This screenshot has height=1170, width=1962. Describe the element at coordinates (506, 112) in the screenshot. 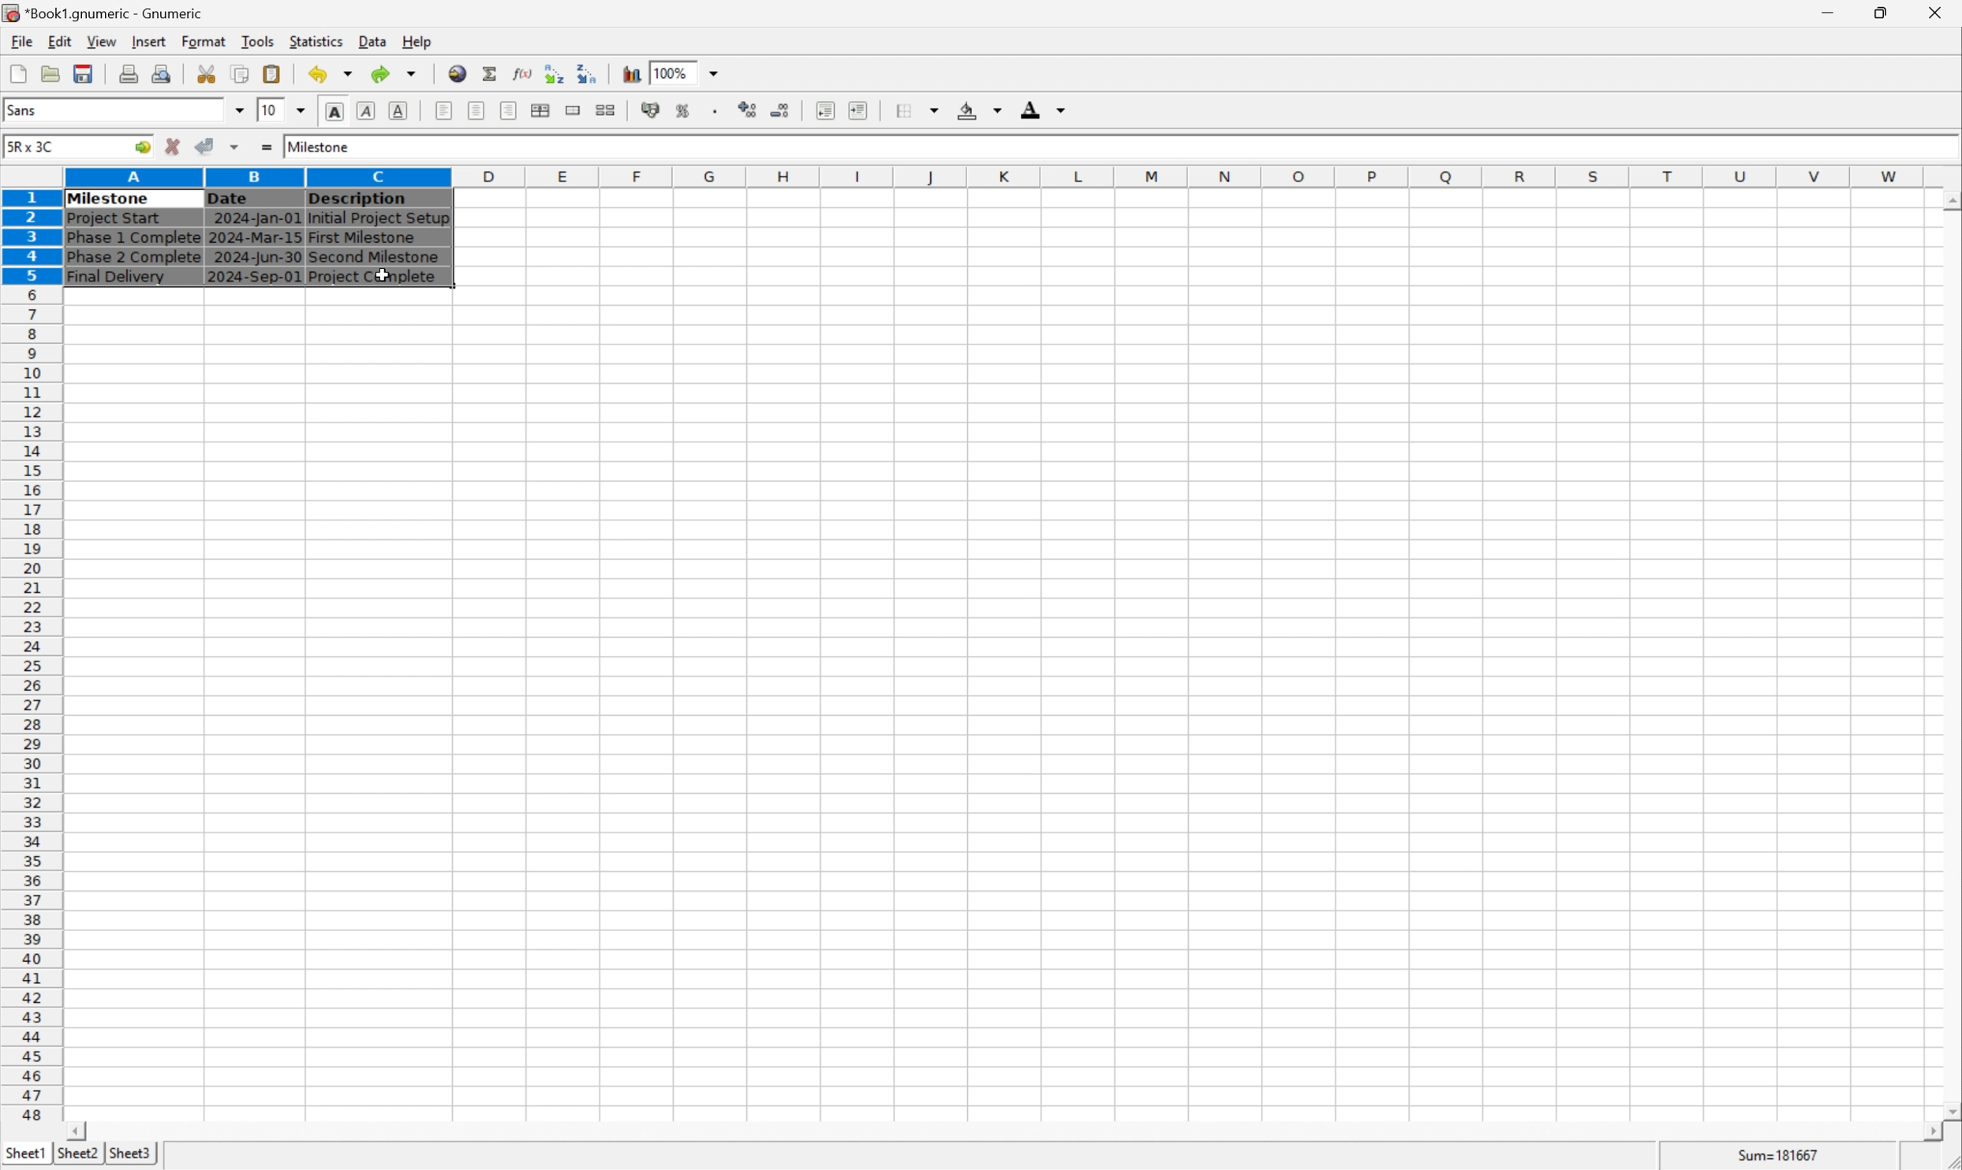

I see `align right` at that location.